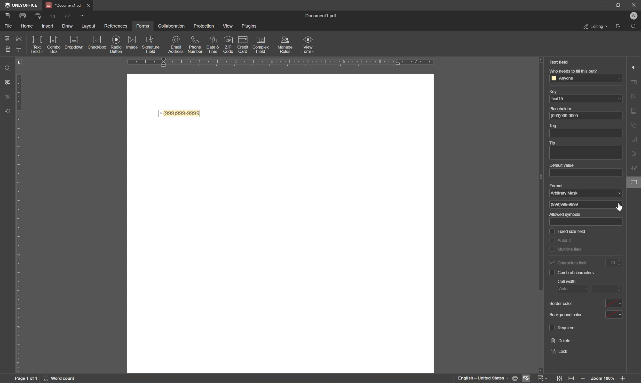  What do you see at coordinates (47, 26) in the screenshot?
I see `insert` at bounding box center [47, 26].